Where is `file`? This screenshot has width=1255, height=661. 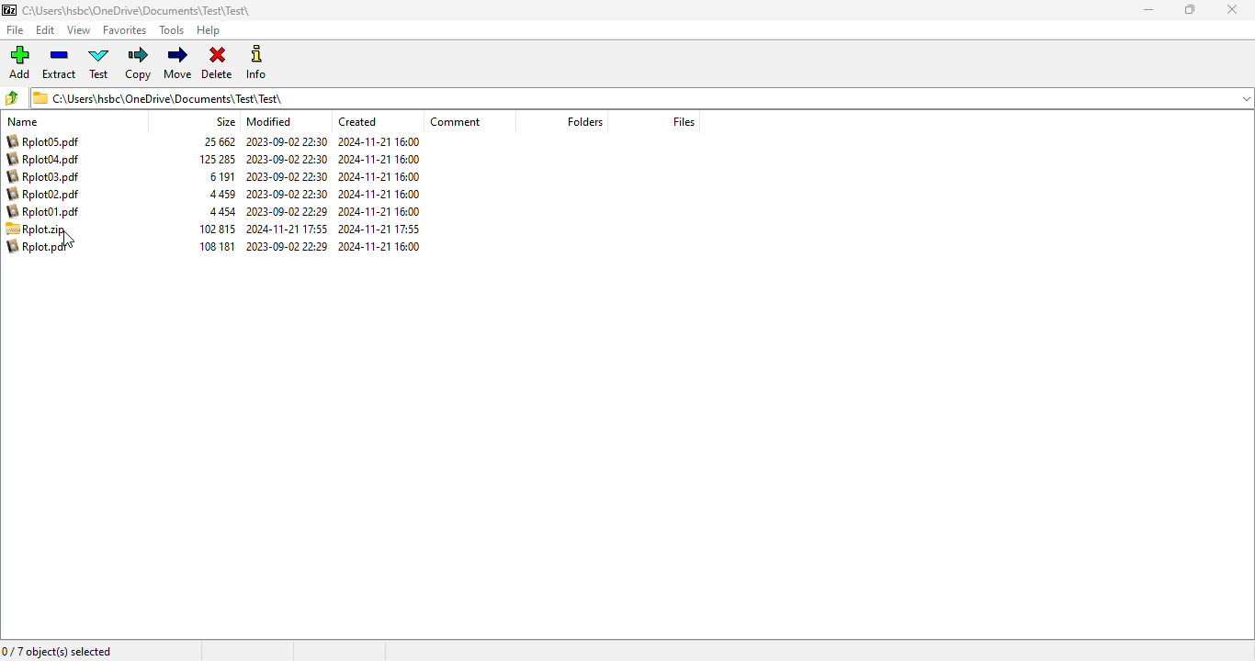
file is located at coordinates (16, 30).